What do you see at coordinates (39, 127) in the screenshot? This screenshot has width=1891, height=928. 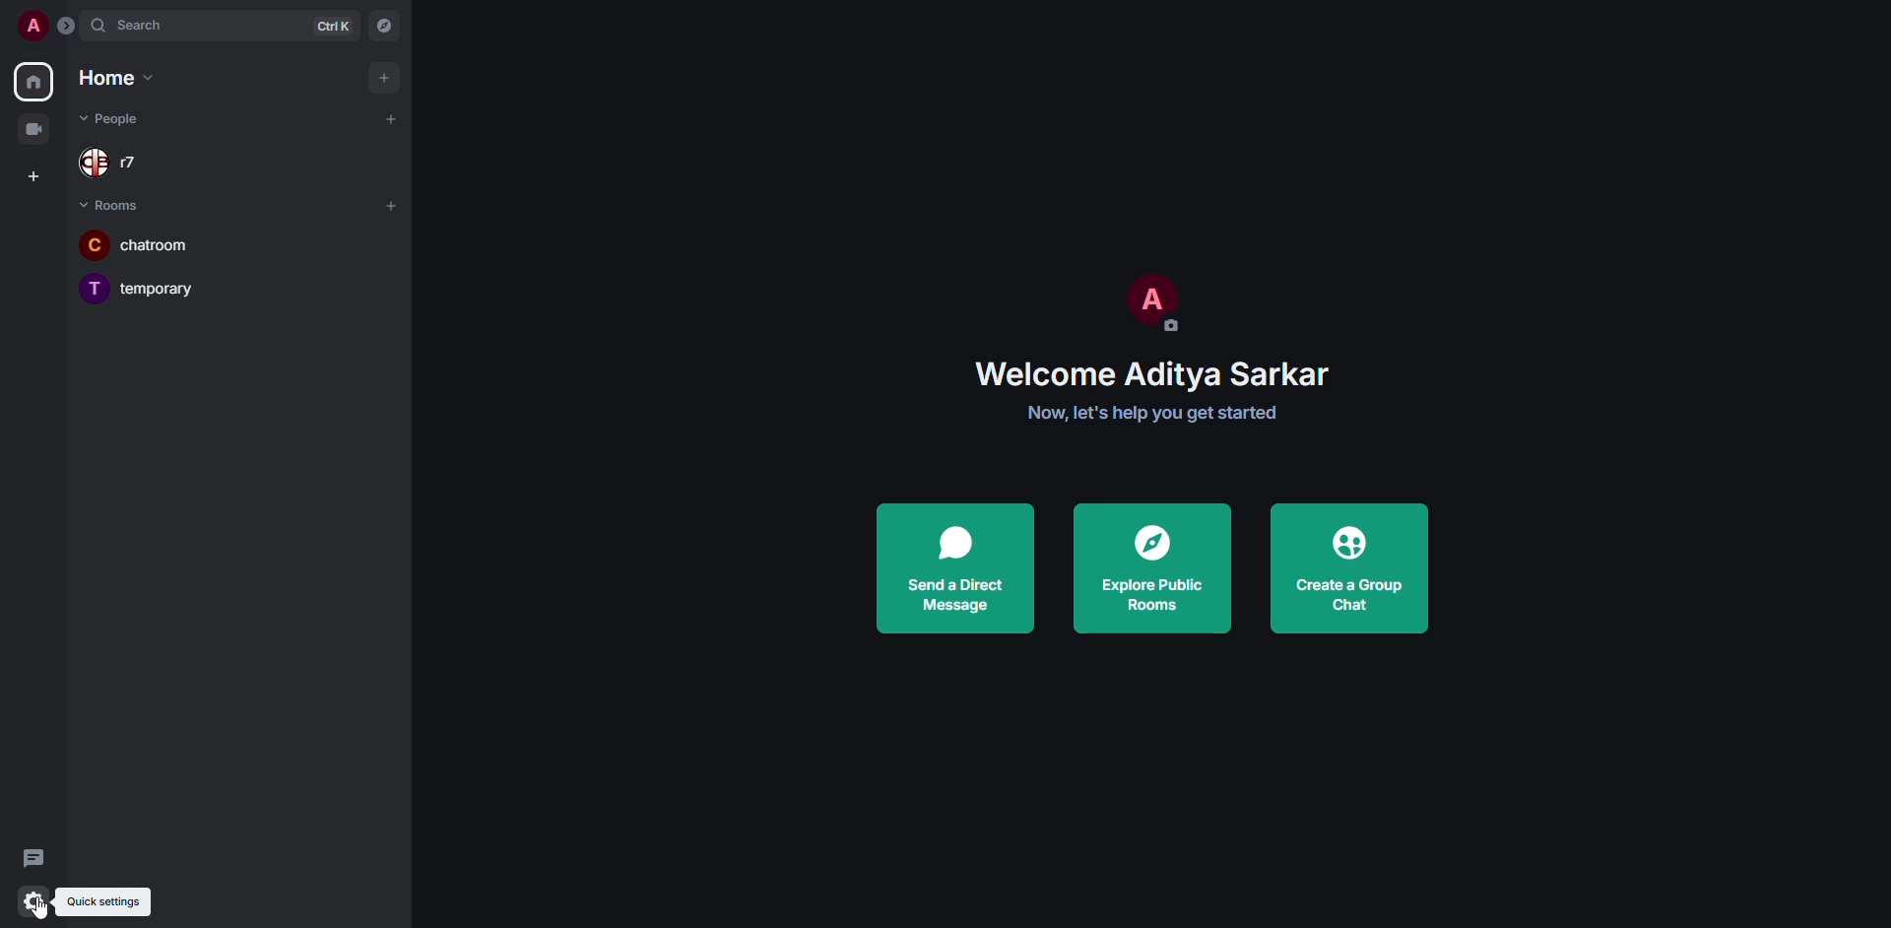 I see `video room` at bounding box center [39, 127].